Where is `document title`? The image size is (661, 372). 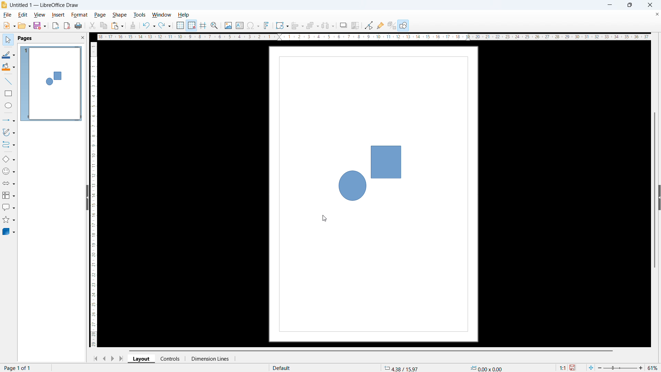 document title is located at coordinates (44, 5).